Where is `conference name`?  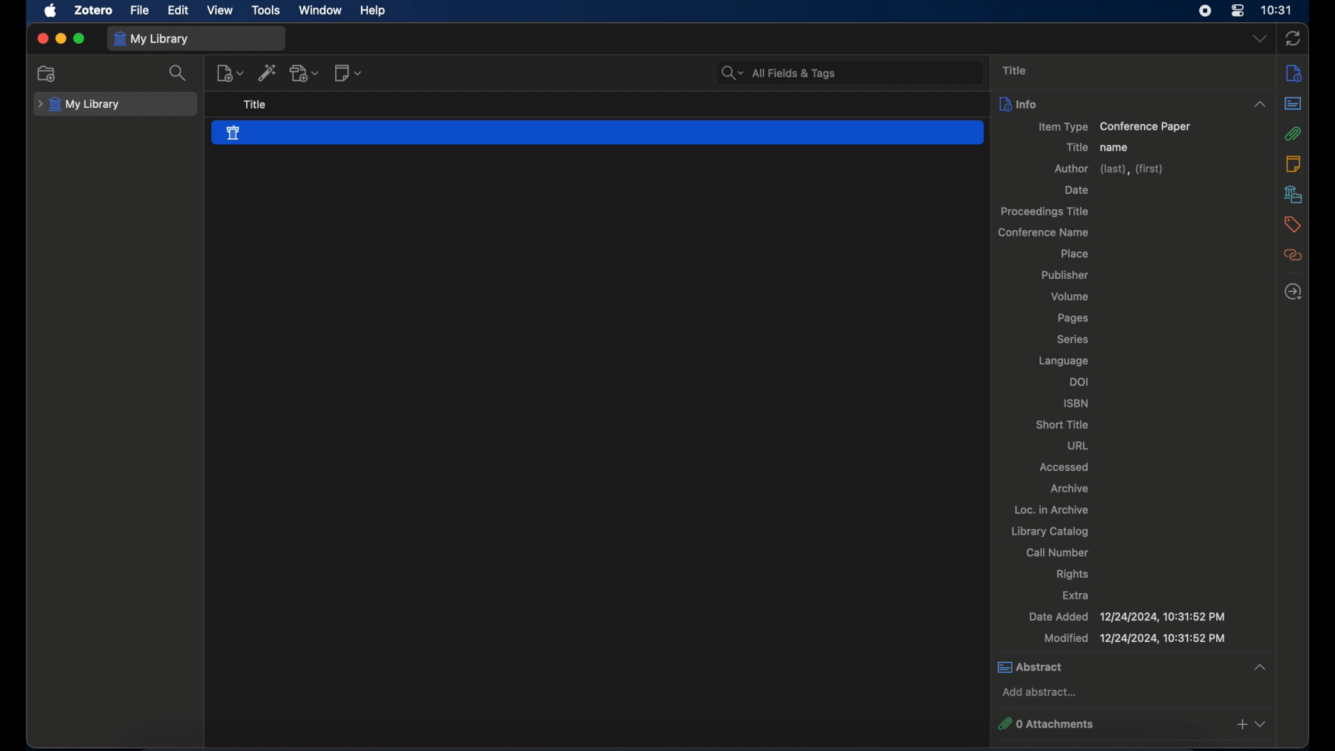 conference name is located at coordinates (1042, 233).